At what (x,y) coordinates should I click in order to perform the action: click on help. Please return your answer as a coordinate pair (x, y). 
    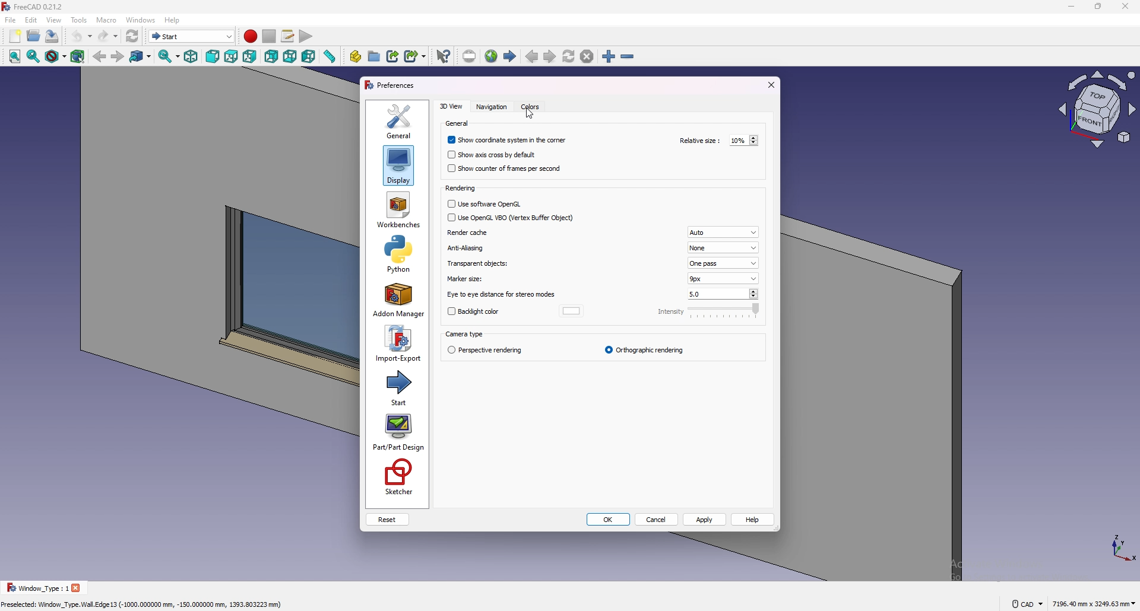
    Looking at the image, I should click on (753, 520).